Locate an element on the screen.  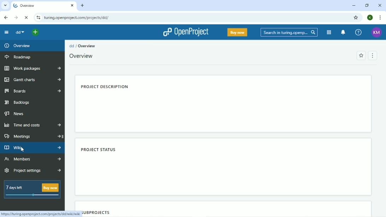
Work packages is located at coordinates (34, 68).